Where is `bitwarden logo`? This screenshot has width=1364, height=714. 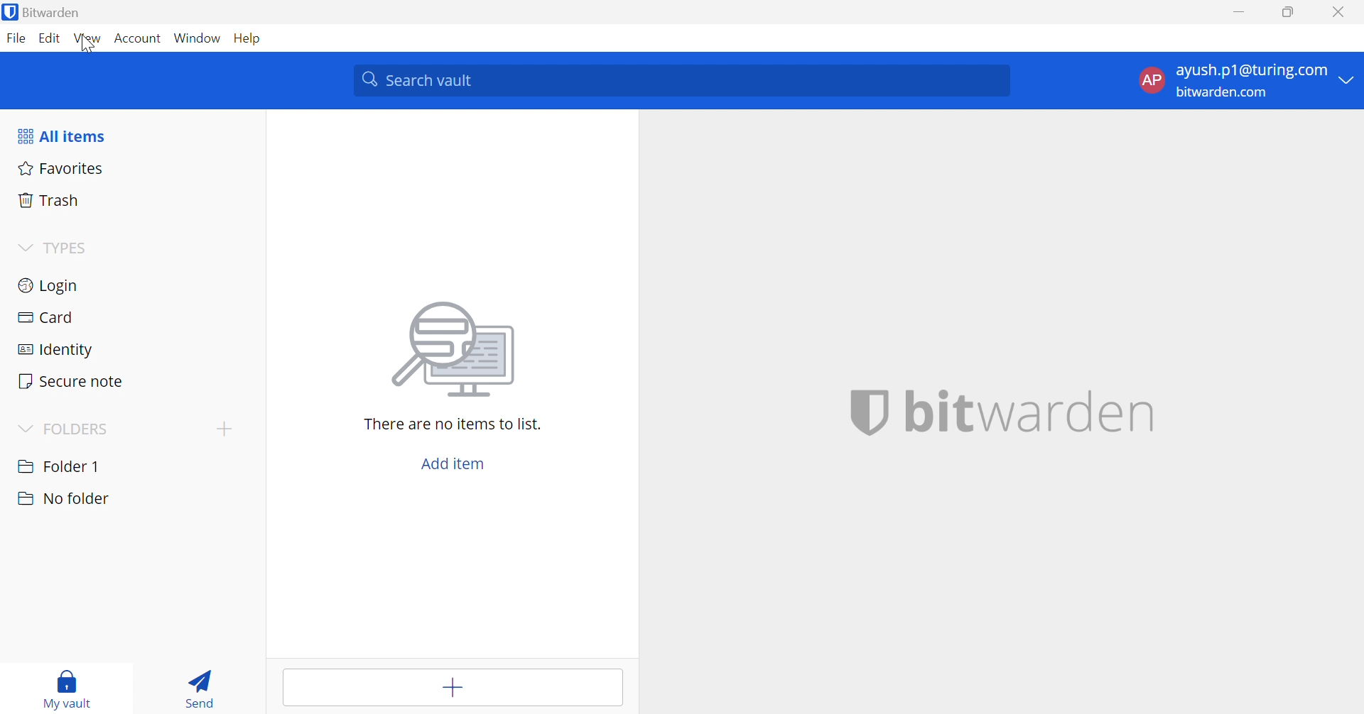 bitwarden logo is located at coordinates (868, 415).